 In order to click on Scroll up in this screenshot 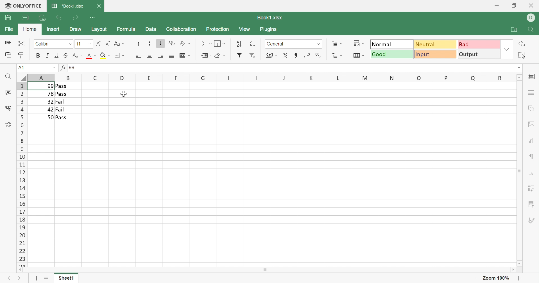, I will do `click(520, 77)`.